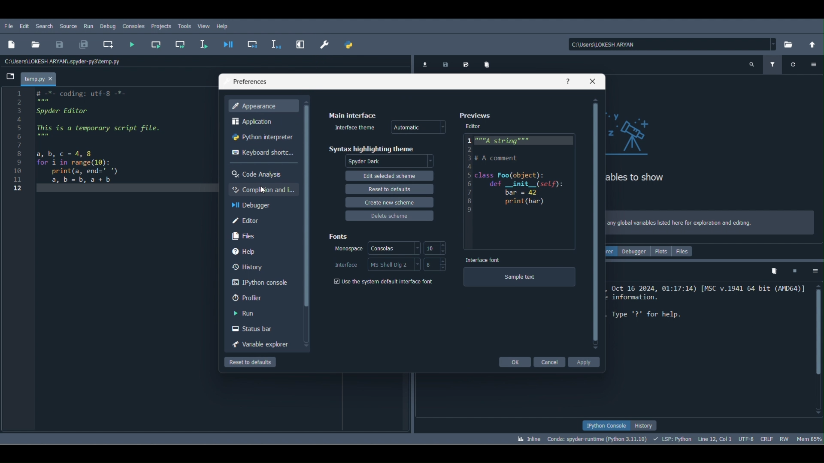 This screenshot has width=824, height=463. I want to click on Completions, linting, code folding and symbols status, so click(674, 439).